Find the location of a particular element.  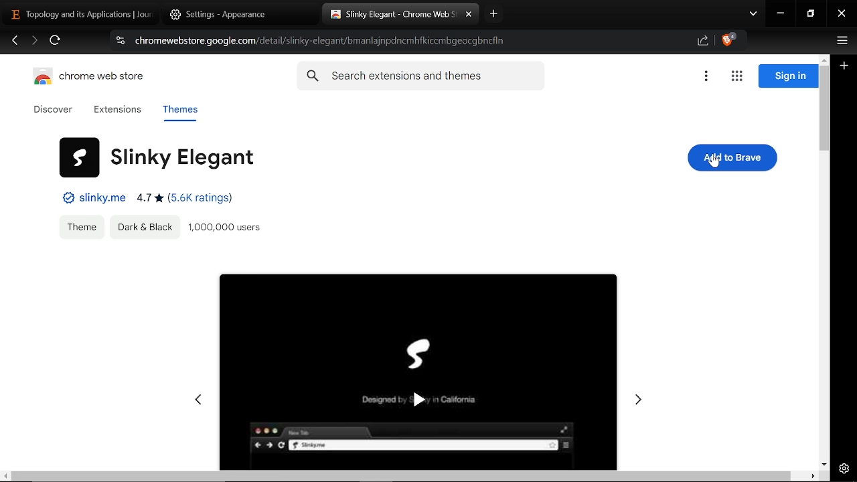

Current tab is located at coordinates (80, 13).